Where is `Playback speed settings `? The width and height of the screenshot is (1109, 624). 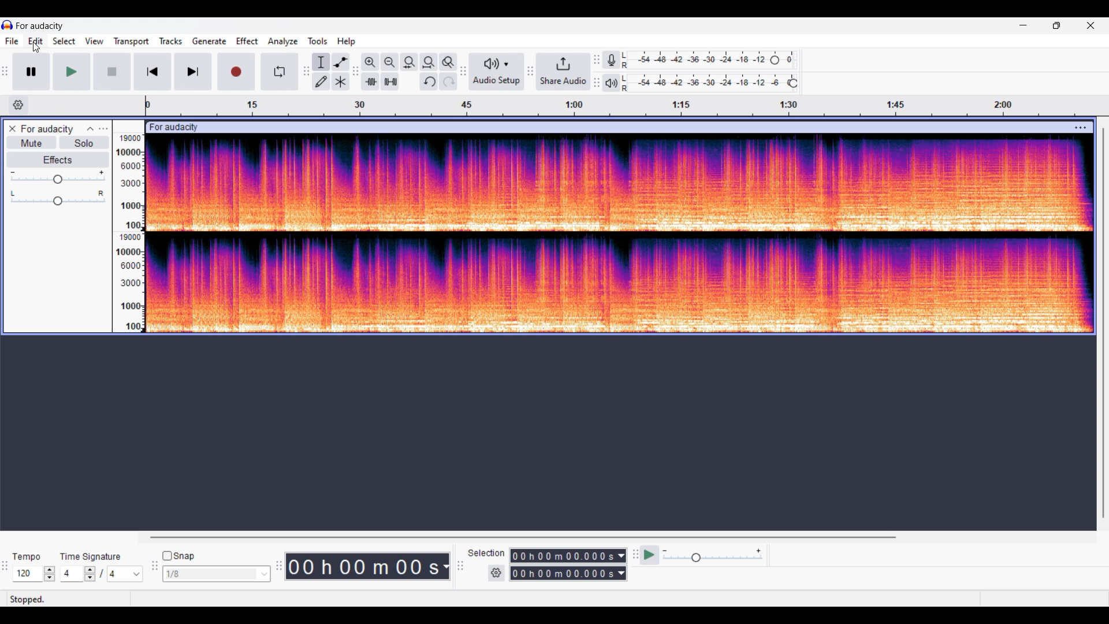 Playback speed settings  is located at coordinates (702, 555).